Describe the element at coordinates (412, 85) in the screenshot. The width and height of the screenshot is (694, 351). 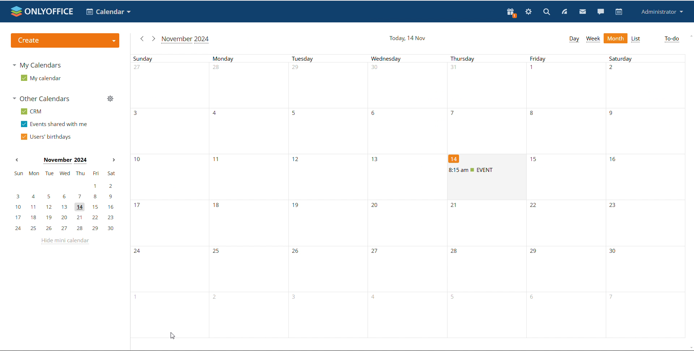
I see `27, 28, 29, 30, 31, 1, 2` at that location.